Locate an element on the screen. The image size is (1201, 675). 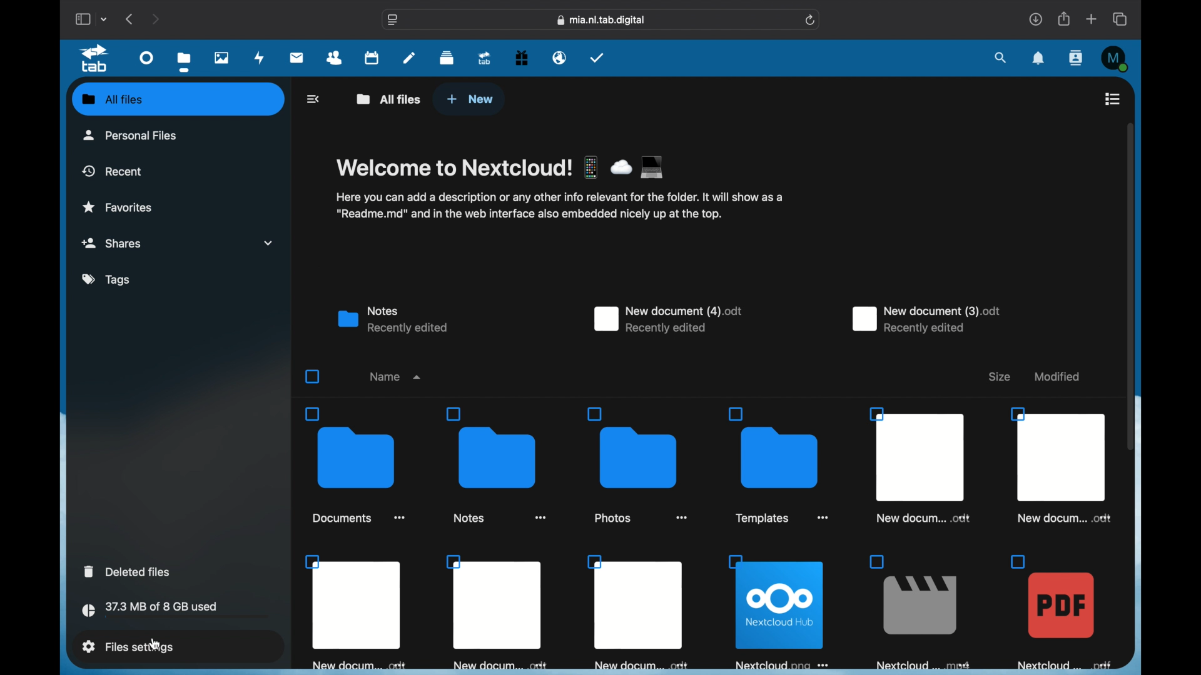
modified is located at coordinates (1056, 377).